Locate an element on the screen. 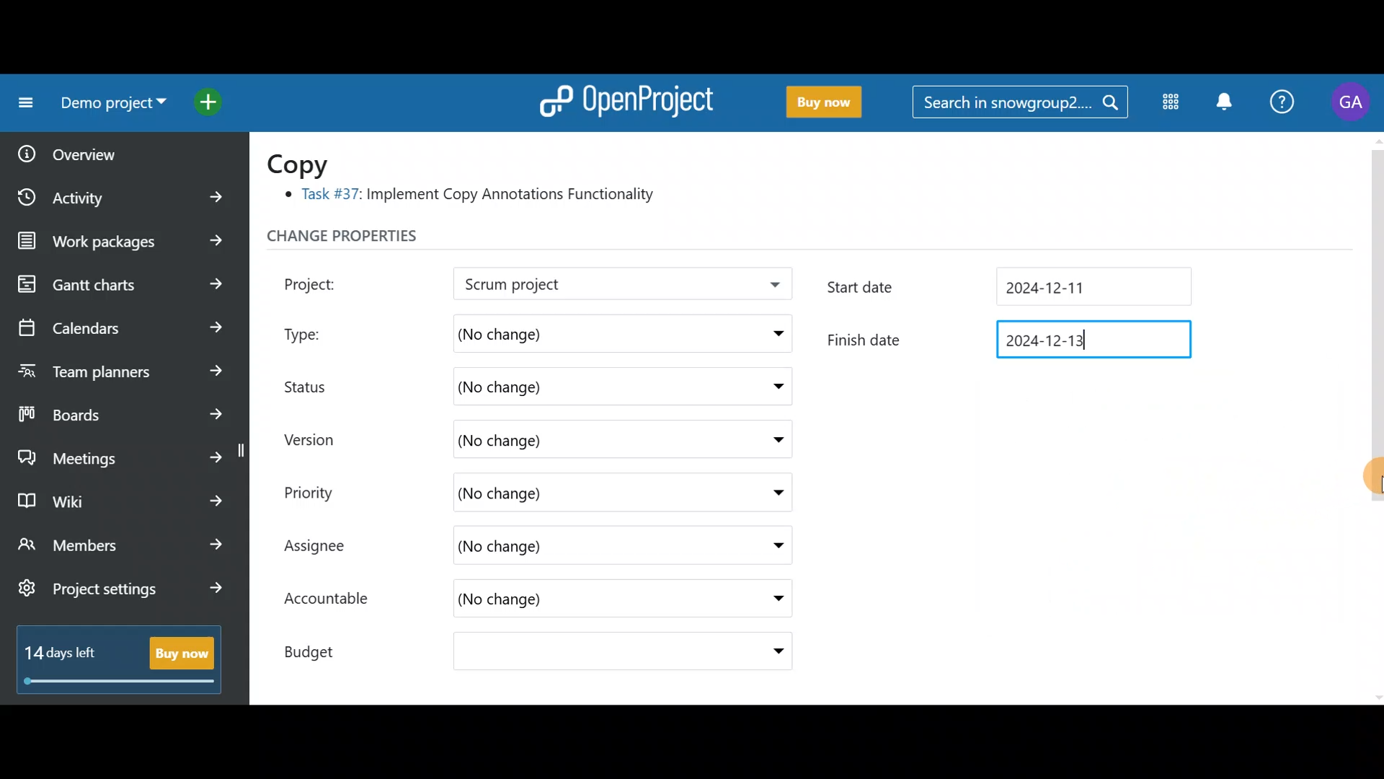  Buy now is located at coordinates (817, 102).